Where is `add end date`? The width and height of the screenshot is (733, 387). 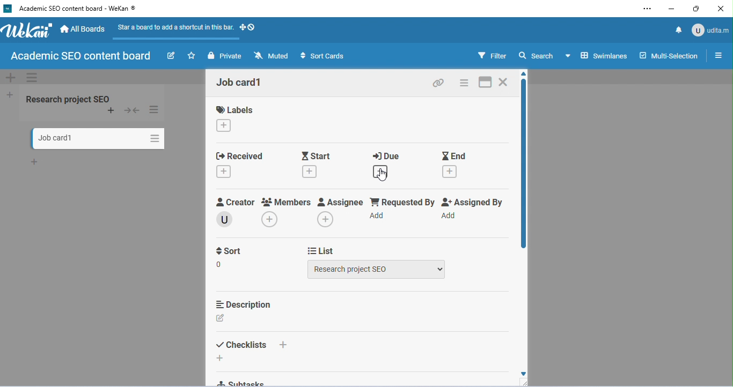 add end date is located at coordinates (451, 172).